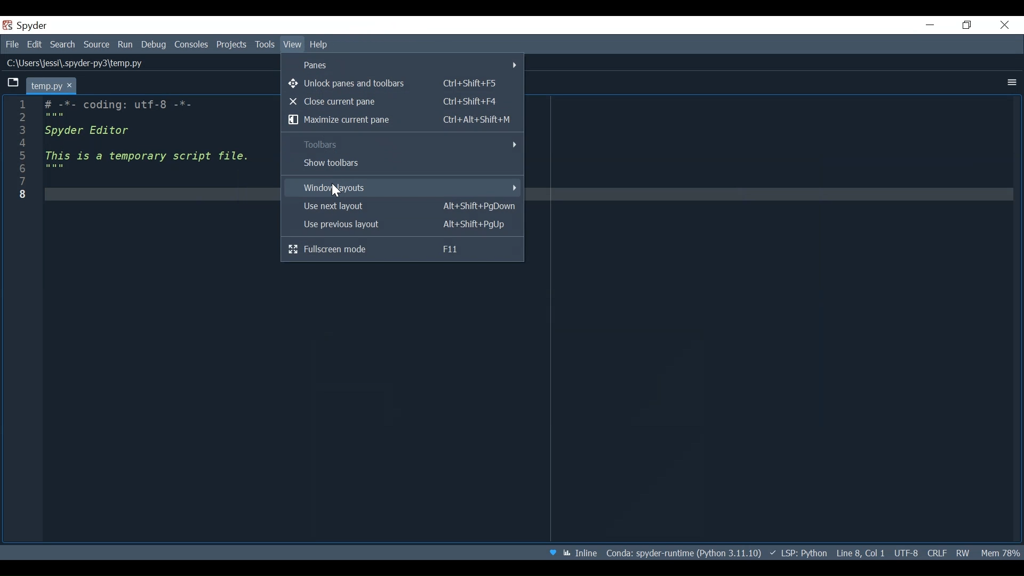 This screenshot has width=1024, height=576. I want to click on Tools, so click(265, 45).